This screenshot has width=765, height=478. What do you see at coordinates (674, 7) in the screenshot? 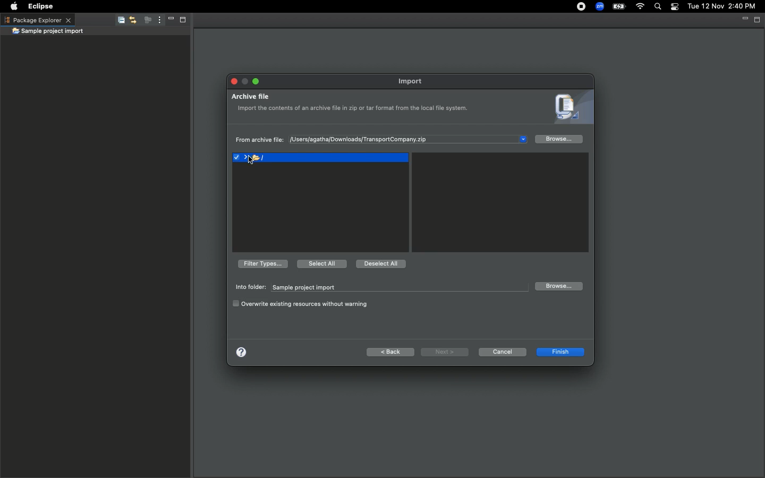
I see `control center` at bounding box center [674, 7].